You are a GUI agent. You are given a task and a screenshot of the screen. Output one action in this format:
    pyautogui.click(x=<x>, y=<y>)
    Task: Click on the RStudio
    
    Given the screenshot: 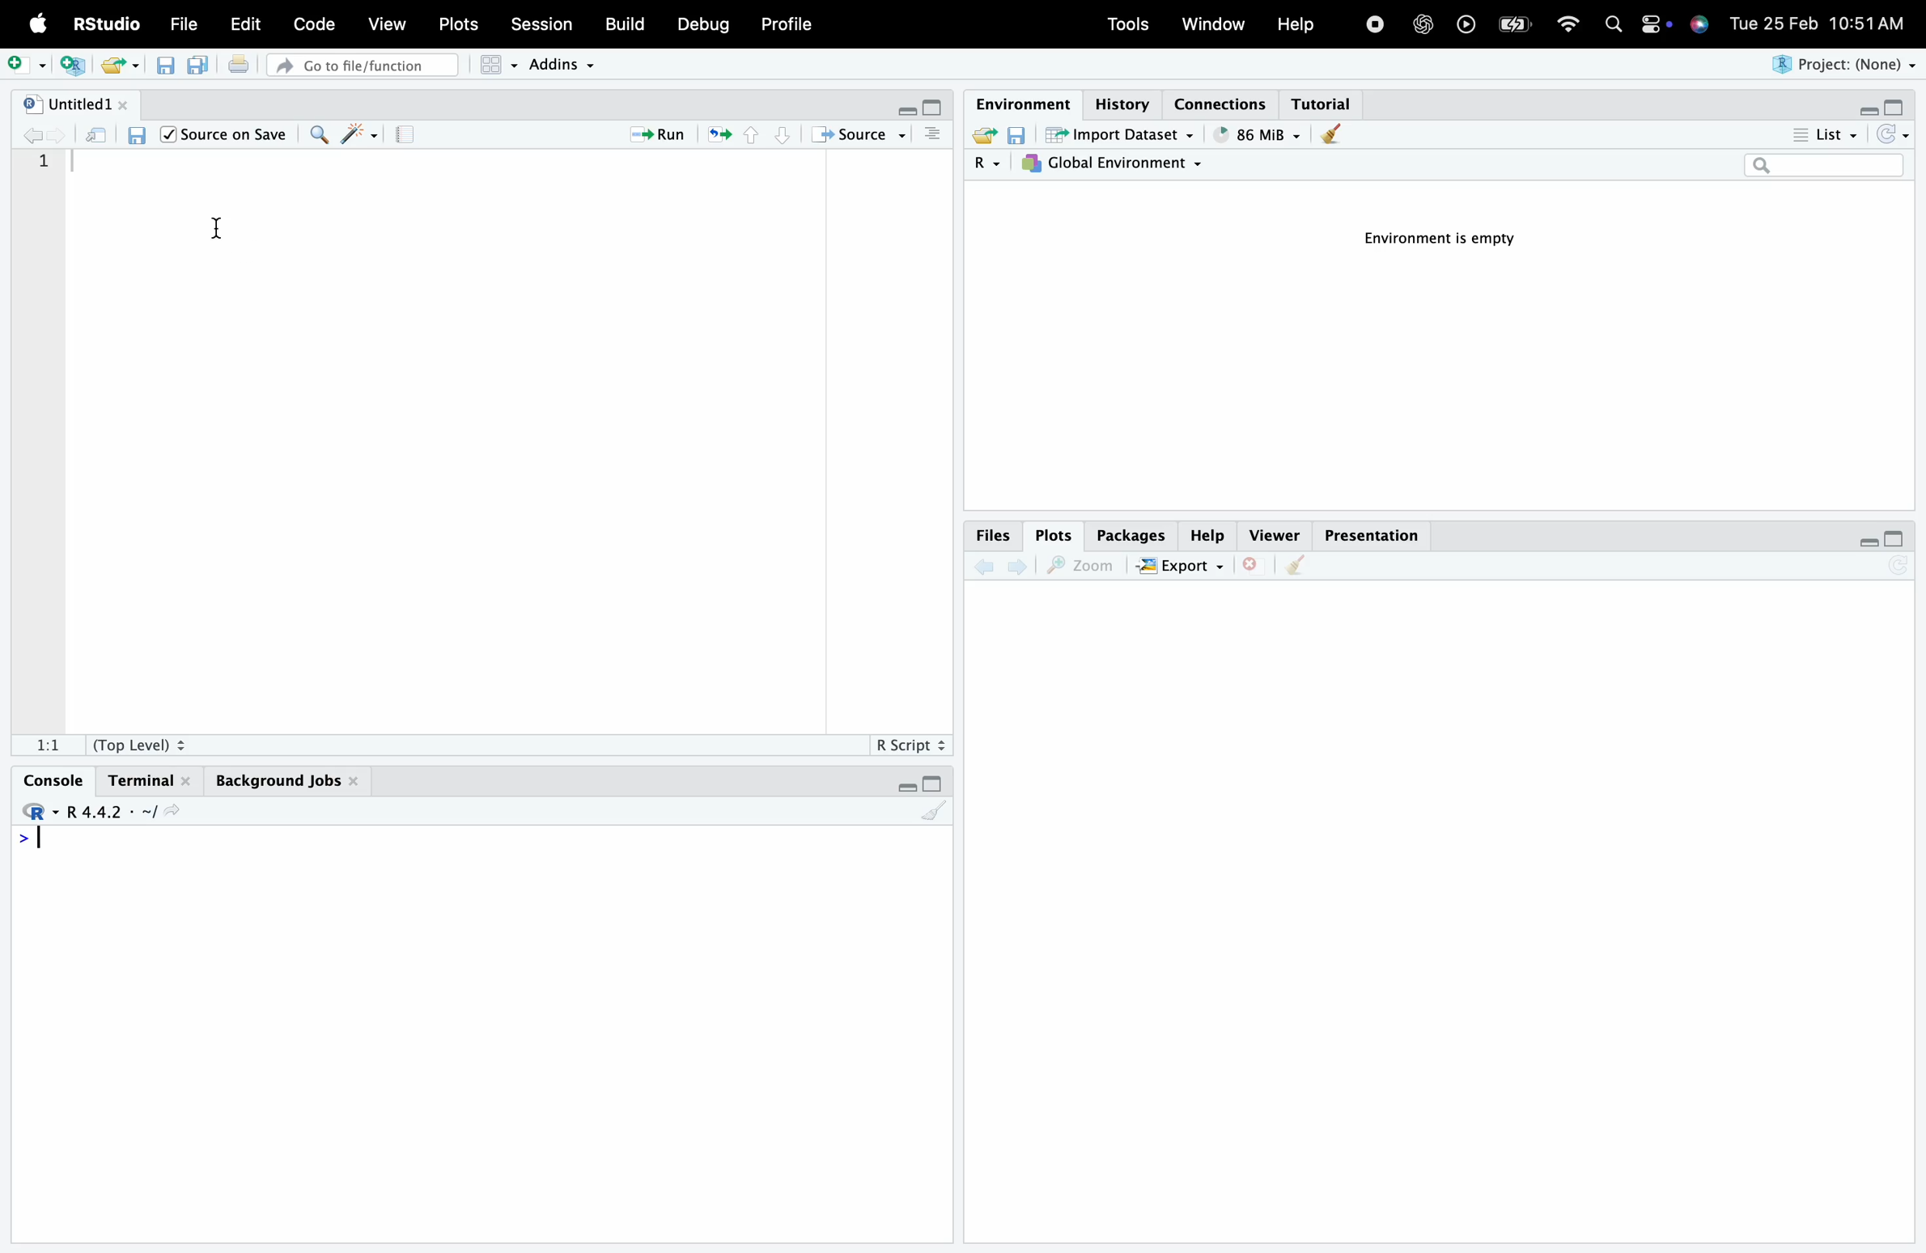 What is the action you would take?
    pyautogui.click(x=104, y=23)
    